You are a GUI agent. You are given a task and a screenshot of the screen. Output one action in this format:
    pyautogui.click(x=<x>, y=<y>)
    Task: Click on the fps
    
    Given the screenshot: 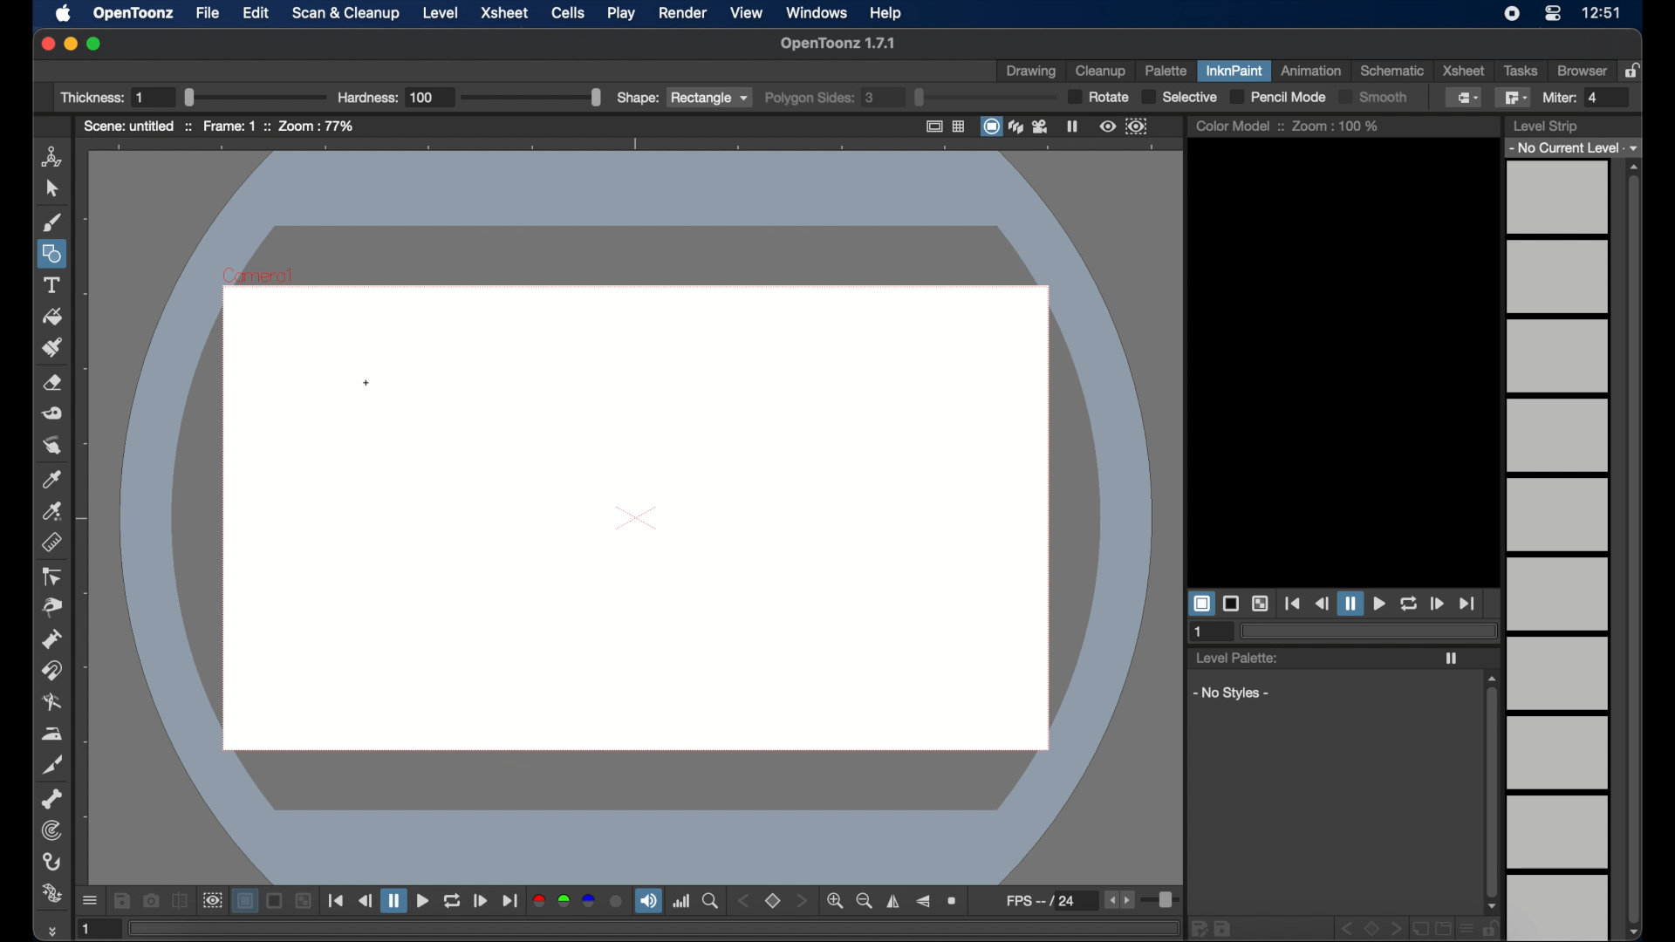 What is the action you would take?
    pyautogui.click(x=1050, y=900)
    